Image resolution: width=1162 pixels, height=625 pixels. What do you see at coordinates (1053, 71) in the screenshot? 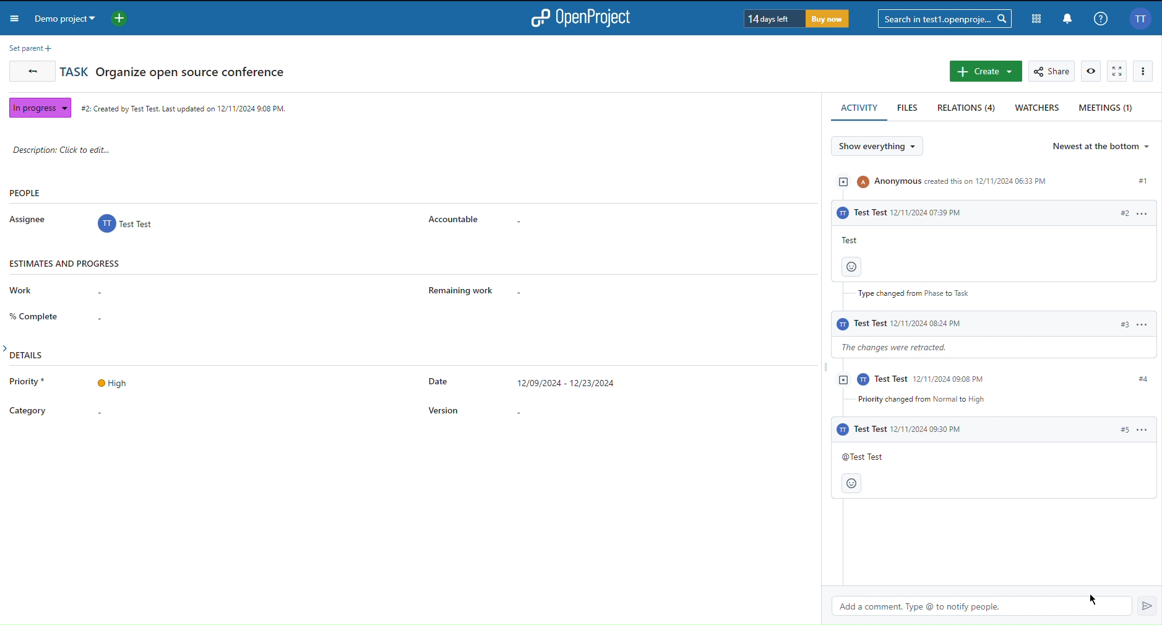
I see `Share` at bounding box center [1053, 71].